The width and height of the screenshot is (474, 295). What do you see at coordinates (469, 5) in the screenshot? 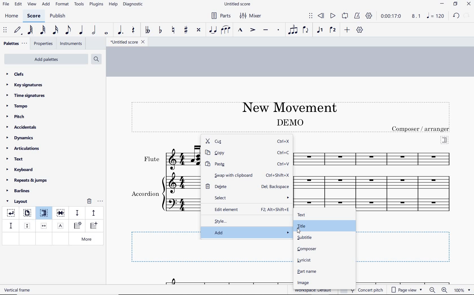
I see `close` at bounding box center [469, 5].